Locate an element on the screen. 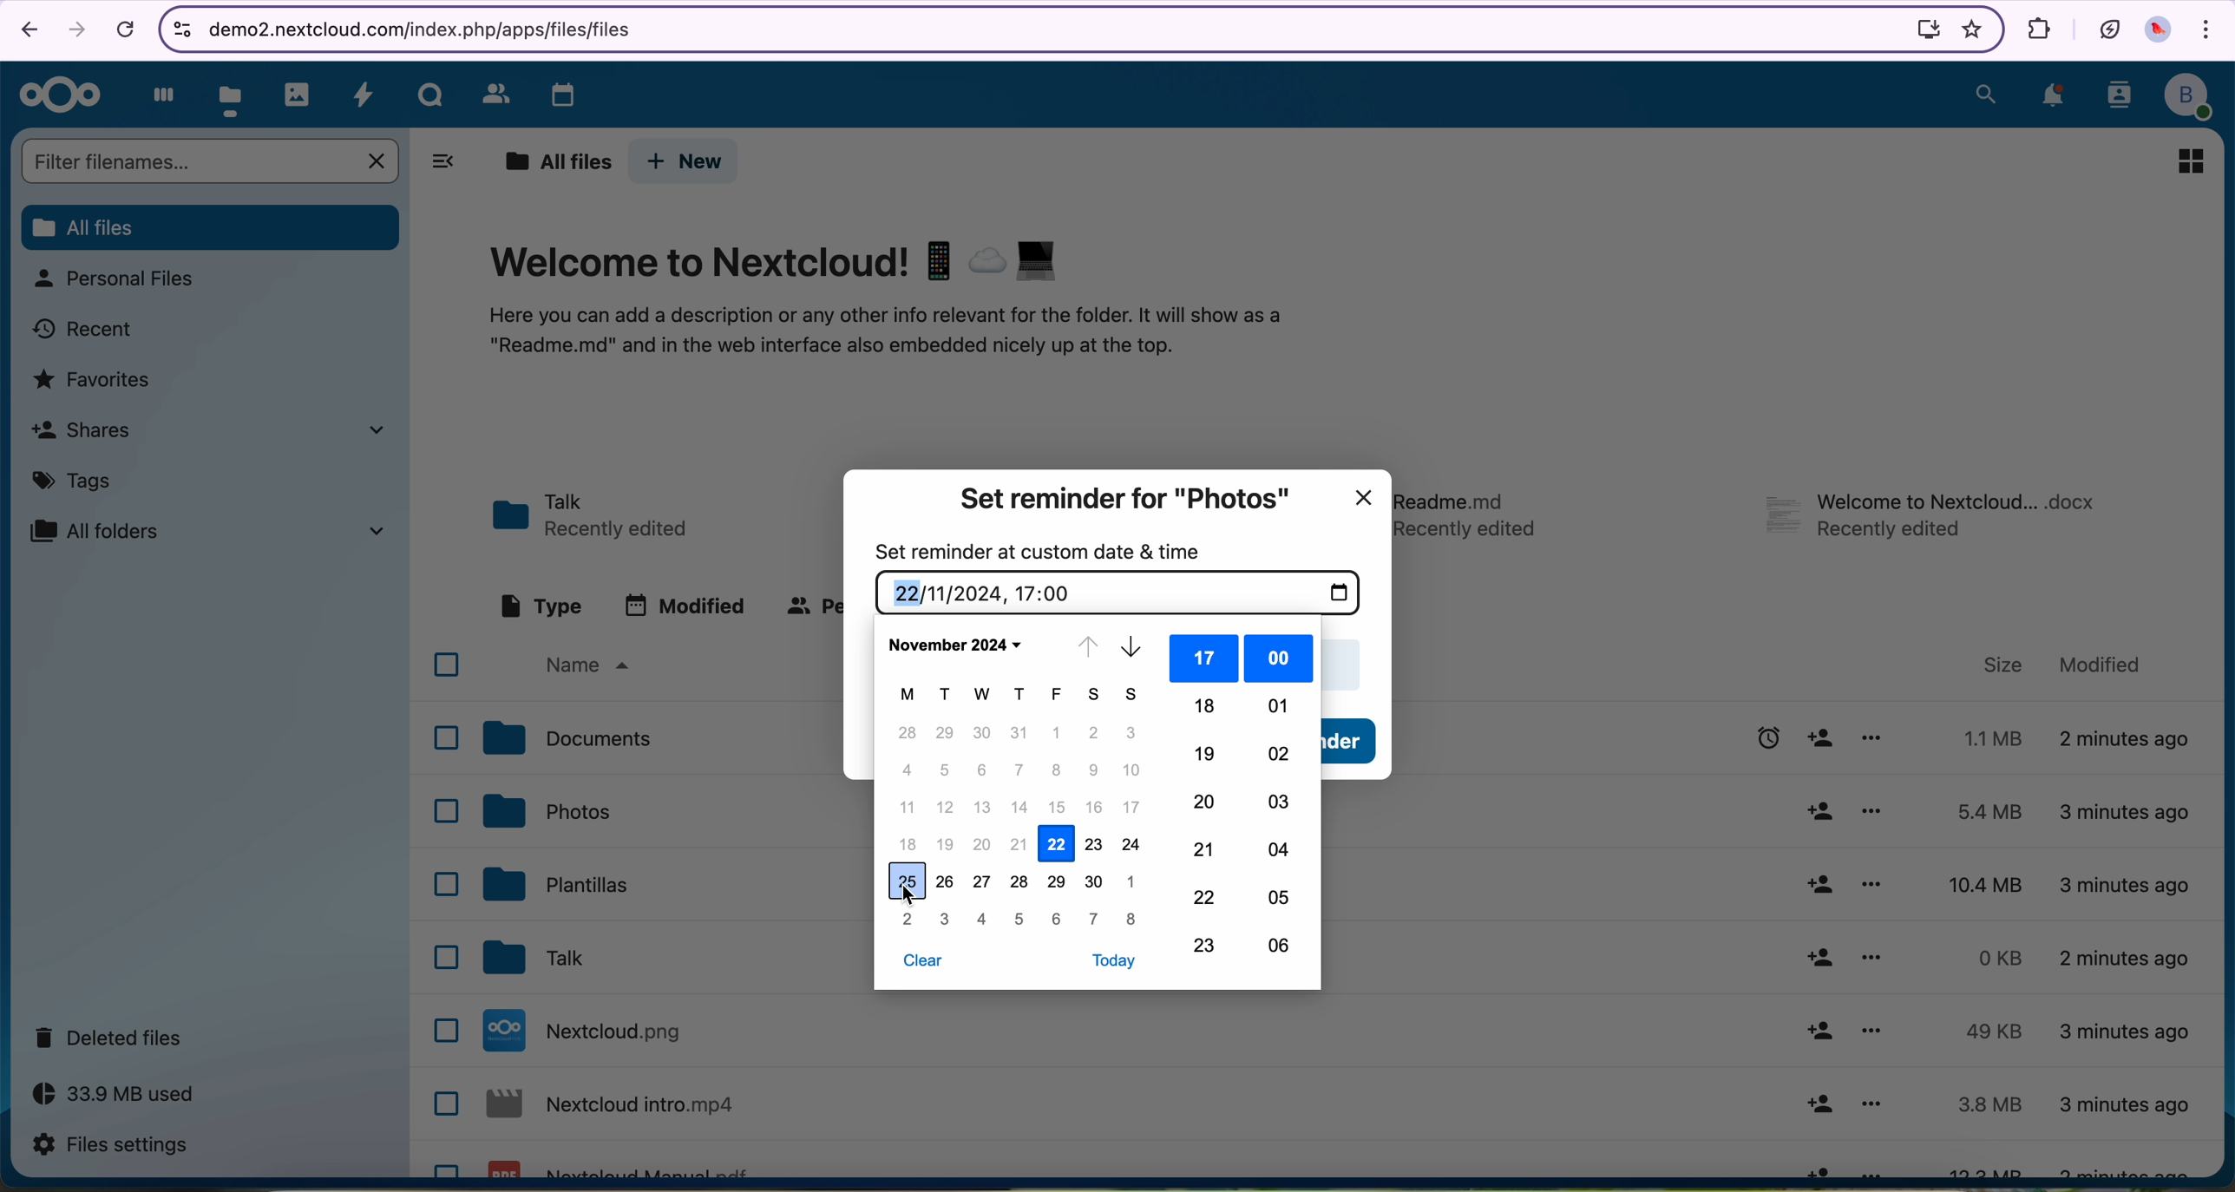  templates is located at coordinates (560, 887).